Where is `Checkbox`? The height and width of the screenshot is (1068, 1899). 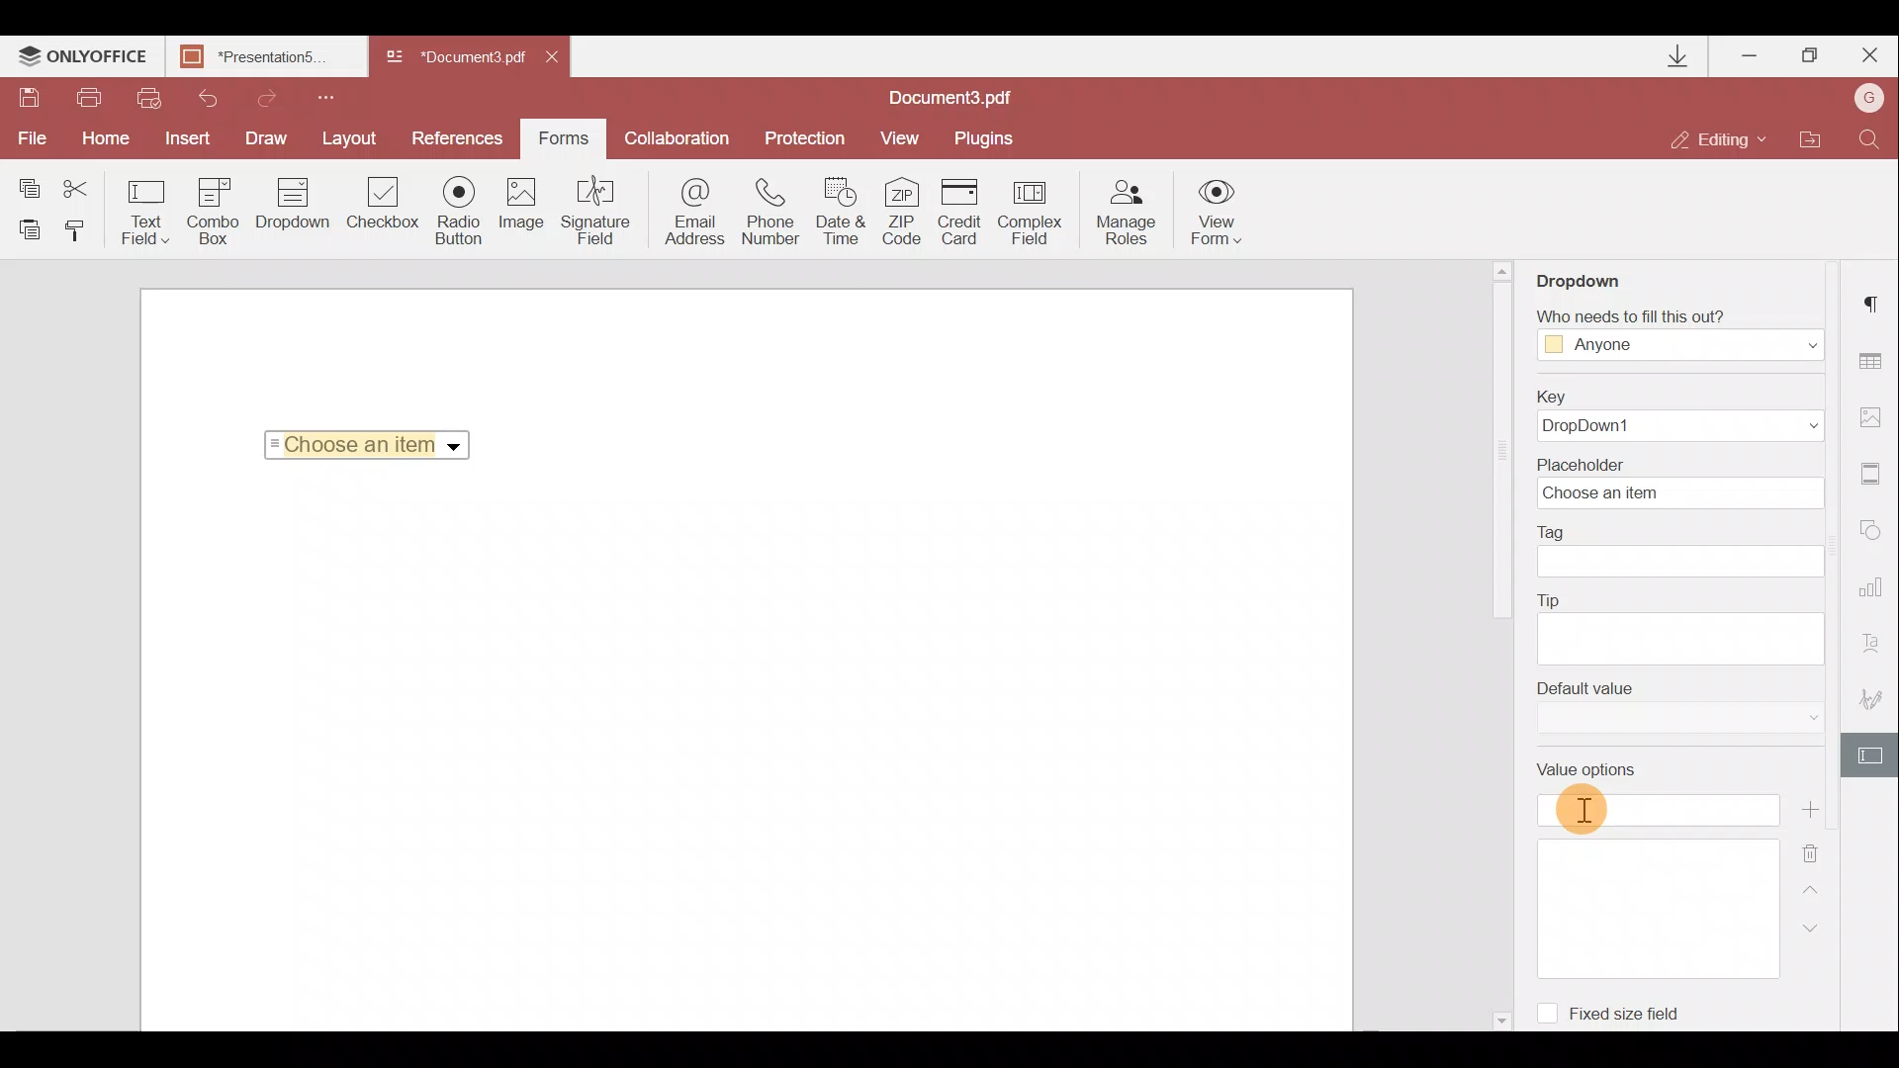
Checkbox is located at coordinates (380, 207).